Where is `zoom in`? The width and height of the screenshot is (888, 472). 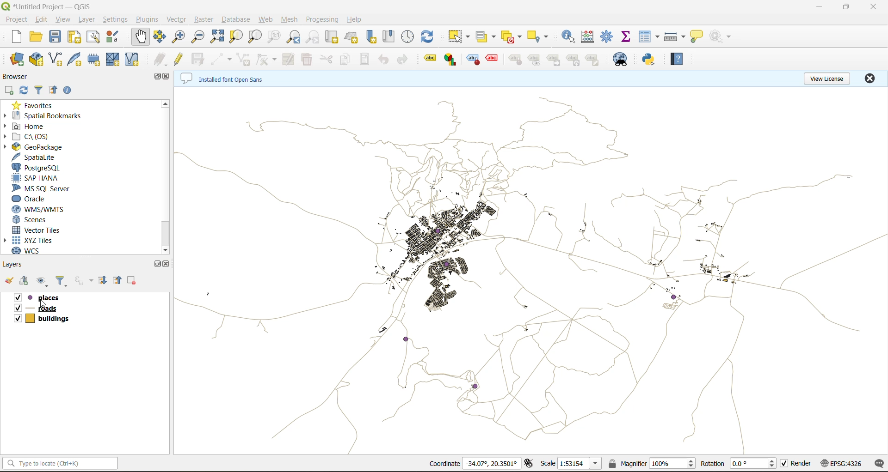 zoom in is located at coordinates (180, 38).